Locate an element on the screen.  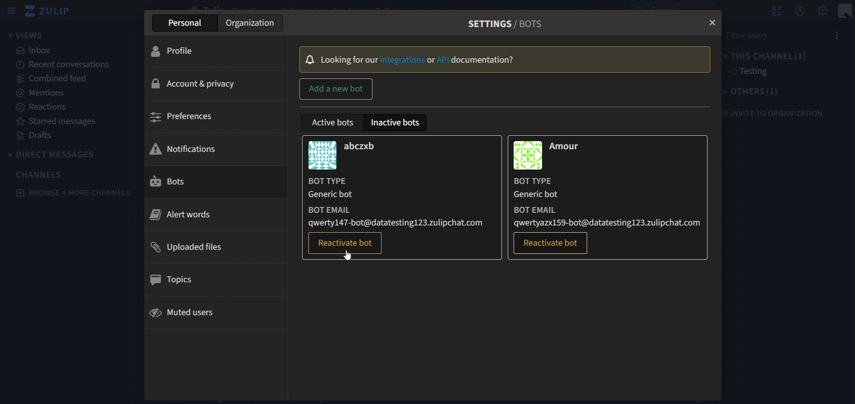
hide sidebar is located at coordinates (9, 12).